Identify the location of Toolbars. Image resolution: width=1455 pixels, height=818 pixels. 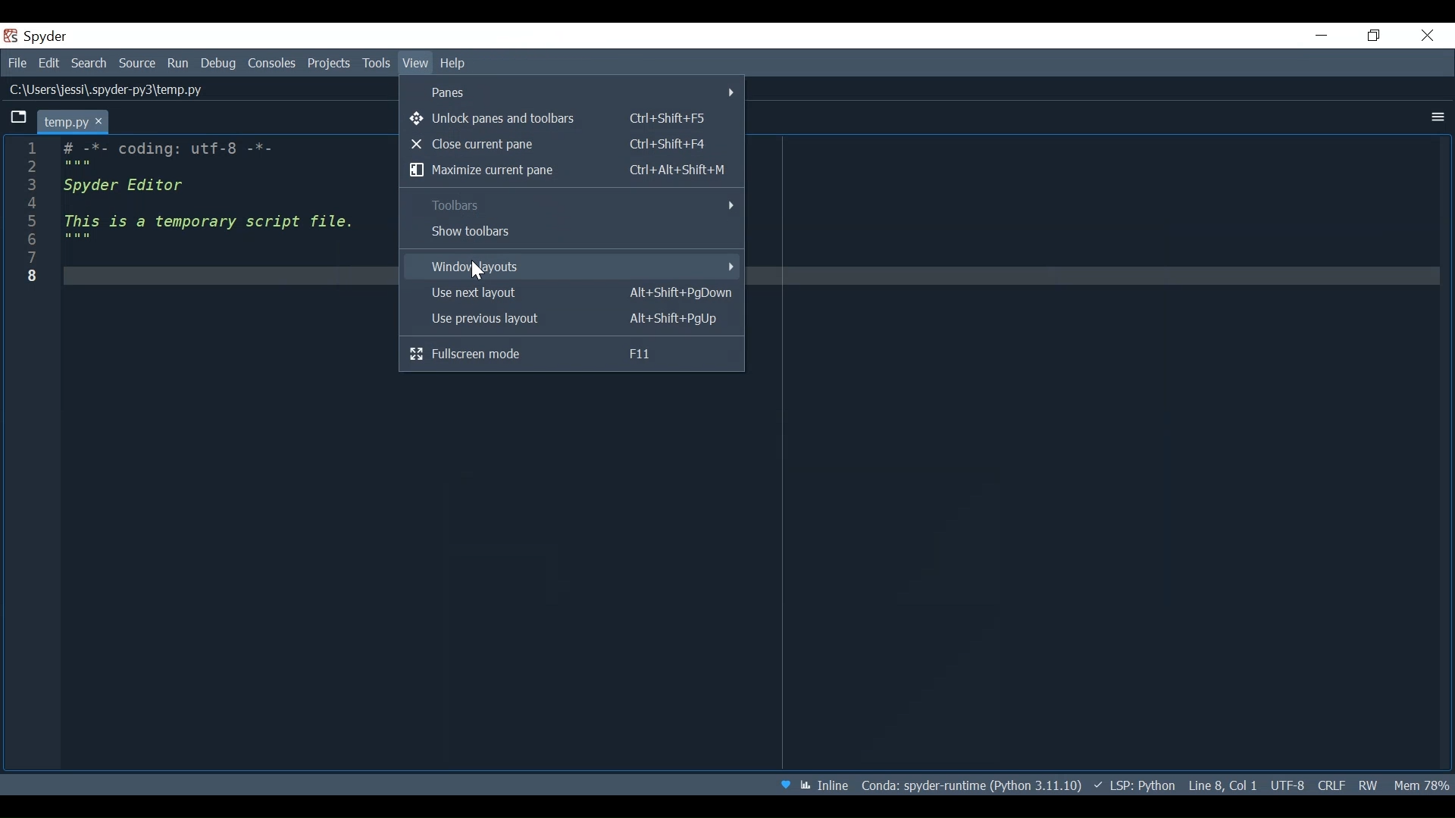
(571, 204).